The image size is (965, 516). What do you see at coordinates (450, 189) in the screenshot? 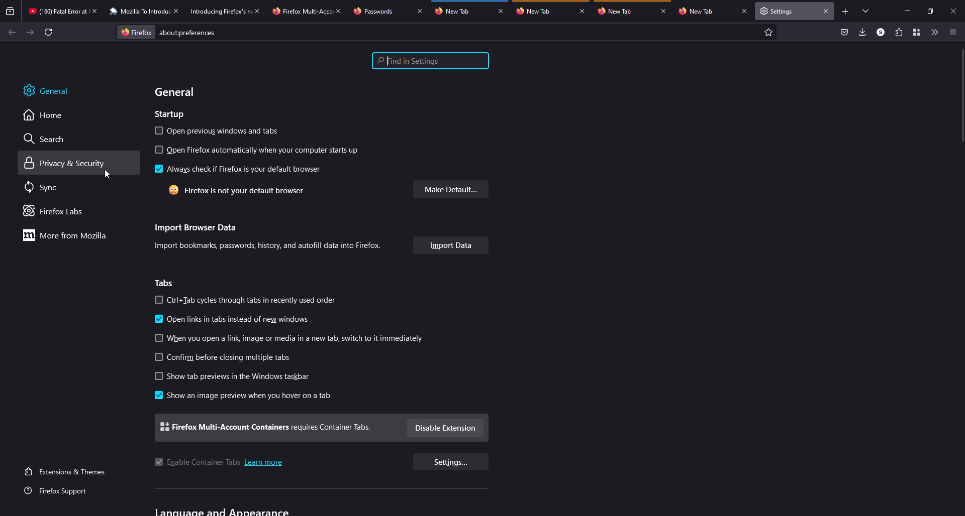
I see `make default` at bounding box center [450, 189].